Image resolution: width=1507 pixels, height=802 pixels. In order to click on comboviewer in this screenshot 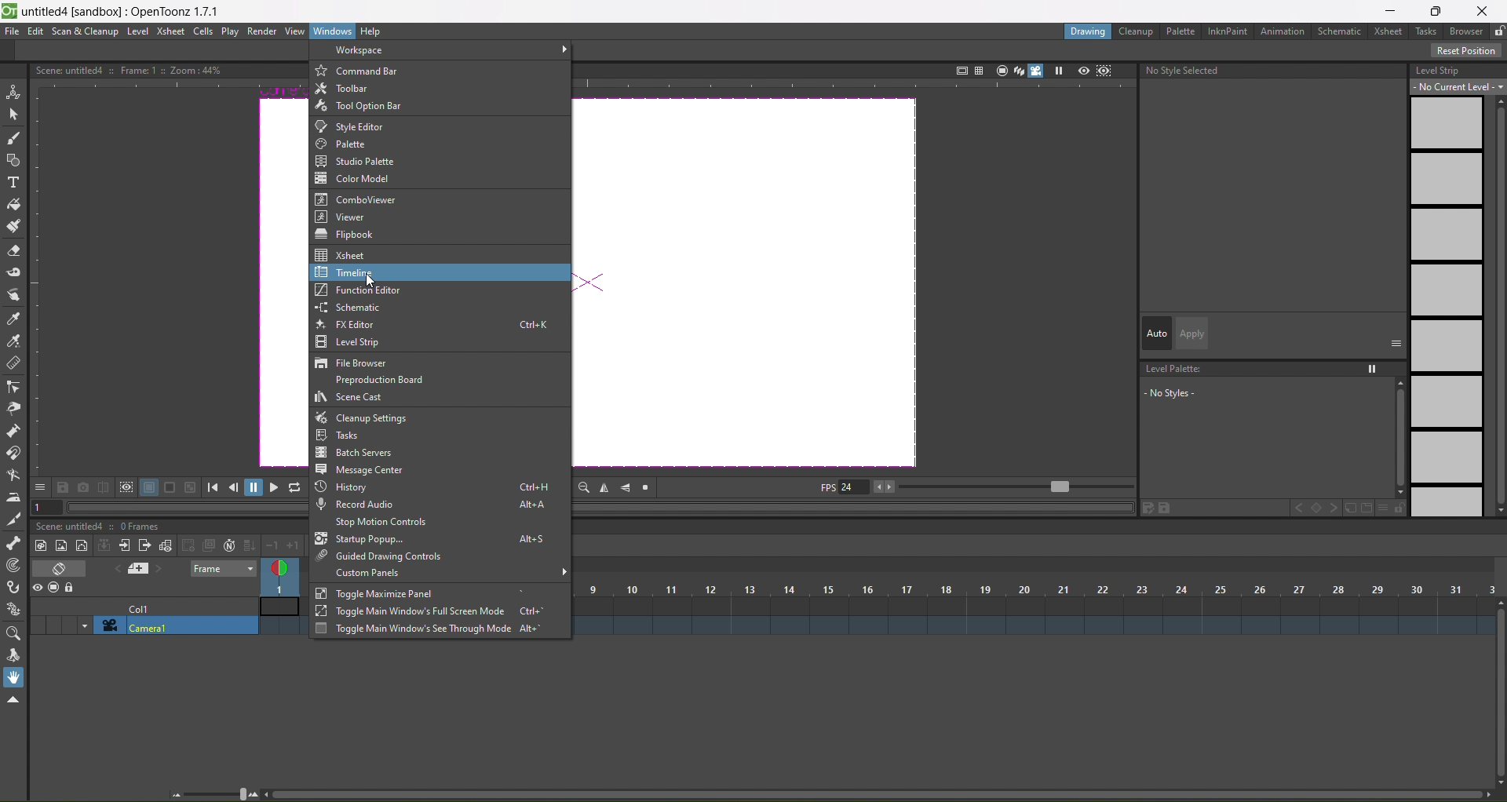, I will do `click(361, 199)`.